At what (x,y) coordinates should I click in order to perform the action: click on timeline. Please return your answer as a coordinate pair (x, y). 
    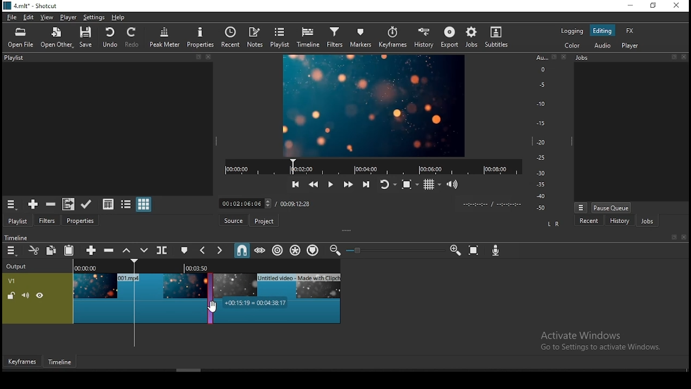
    Looking at the image, I should click on (308, 38).